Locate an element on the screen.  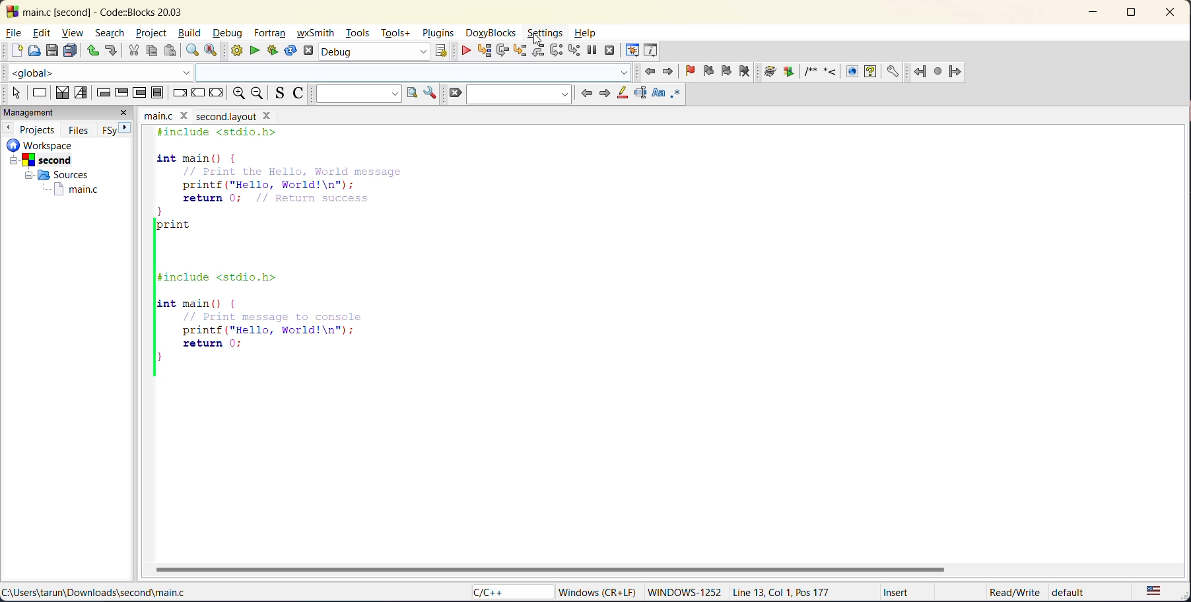
paste is located at coordinates (170, 51).